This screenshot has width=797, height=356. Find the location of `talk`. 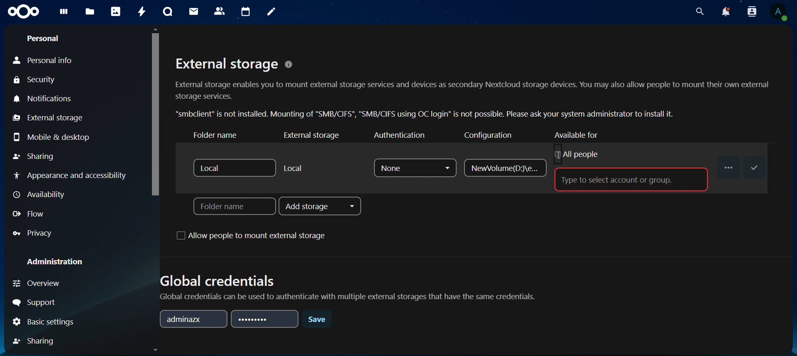

talk is located at coordinates (169, 12).